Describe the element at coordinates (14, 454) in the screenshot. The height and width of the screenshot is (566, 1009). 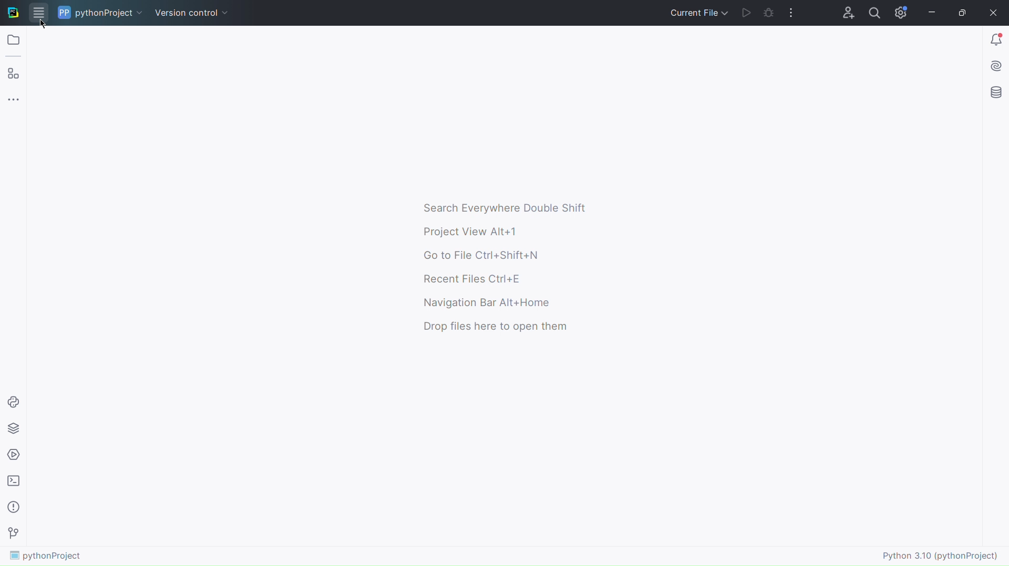
I see `Services` at that location.